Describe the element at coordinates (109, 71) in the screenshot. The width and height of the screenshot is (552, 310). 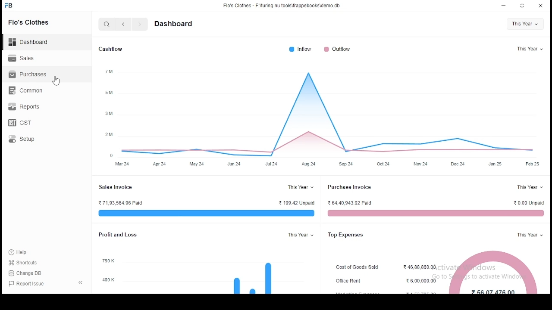
I see `7m` at that location.